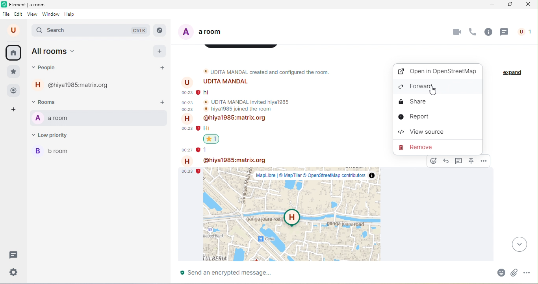 The width and height of the screenshot is (538, 284). Describe the element at coordinates (508, 4) in the screenshot. I see `maximize` at that location.